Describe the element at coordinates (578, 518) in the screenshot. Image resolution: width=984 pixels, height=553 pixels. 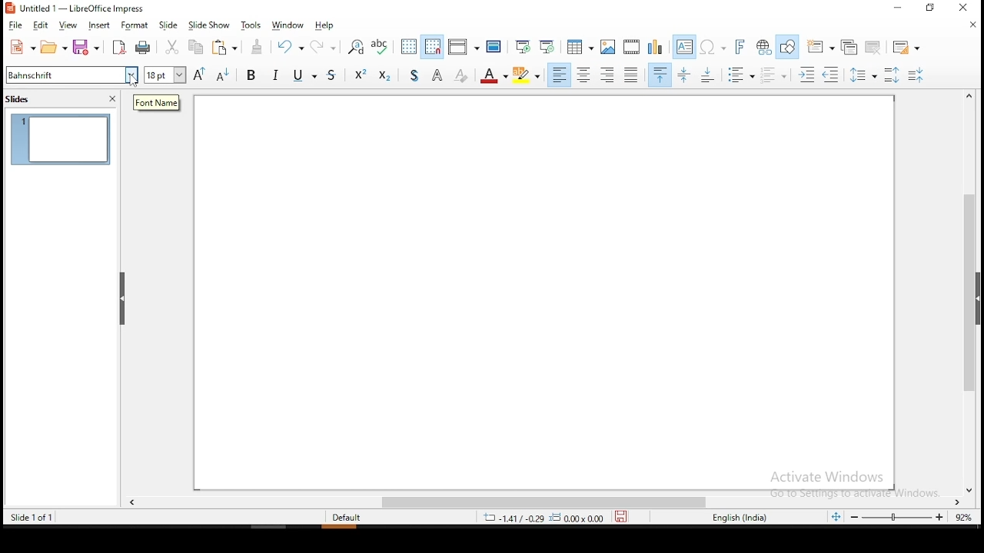
I see `0.00x0.00` at that location.